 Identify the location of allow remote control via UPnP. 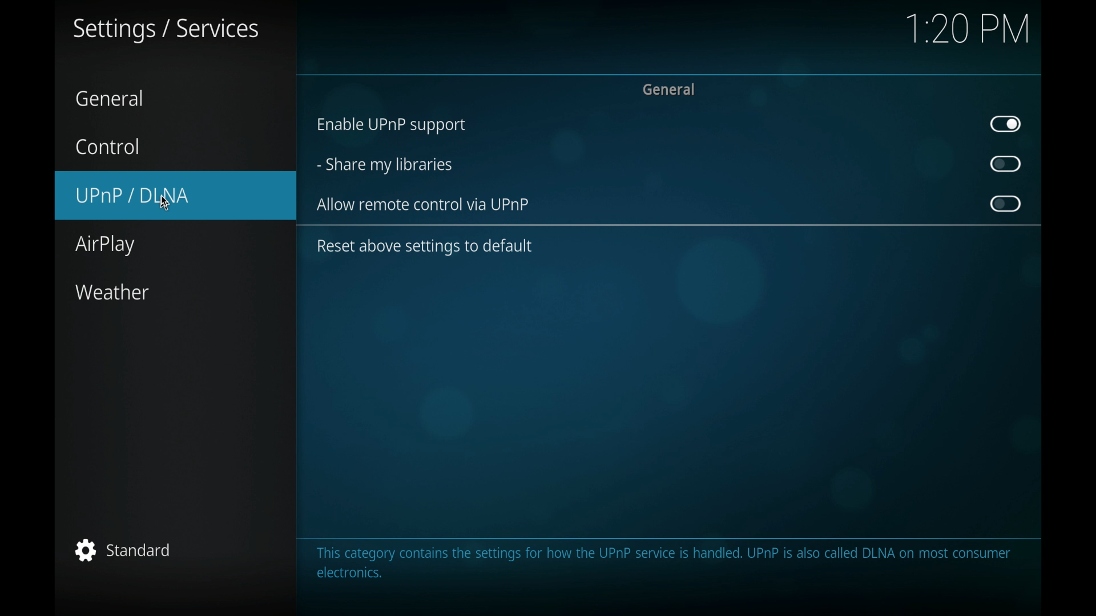
(424, 205).